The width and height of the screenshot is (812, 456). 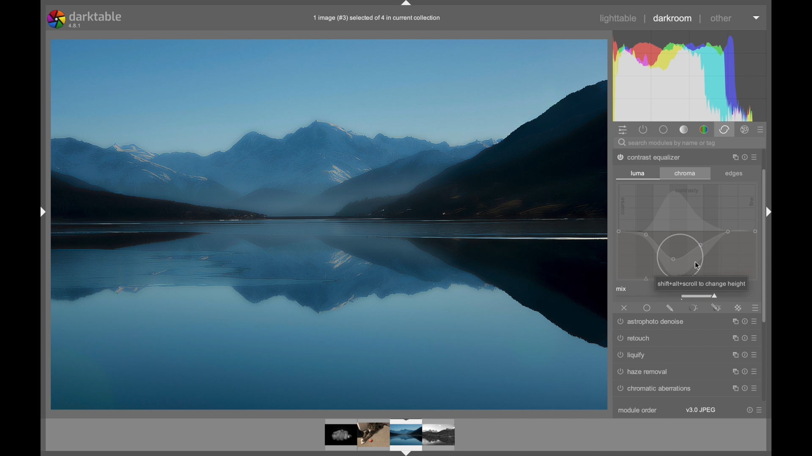 I want to click on parametric and drawn mask, so click(x=716, y=307).